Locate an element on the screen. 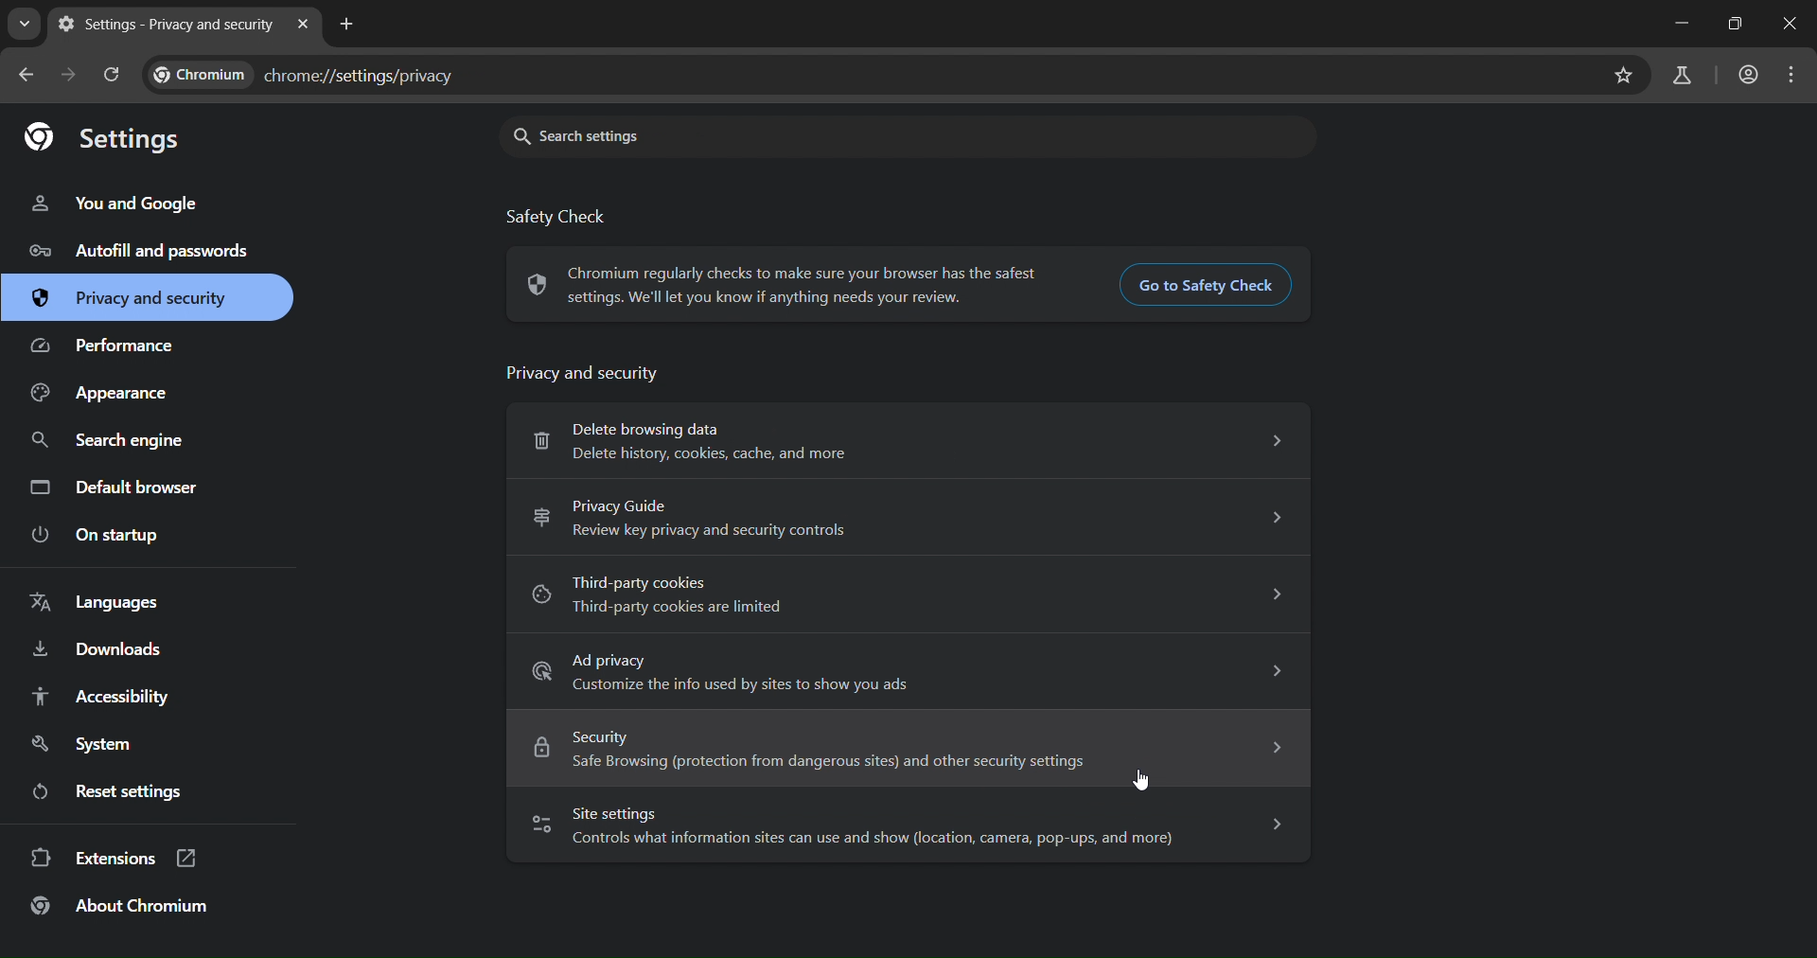 The image size is (1817, 958). Privacy Guide
Review key privacy and security controls is located at coordinates (908, 518).